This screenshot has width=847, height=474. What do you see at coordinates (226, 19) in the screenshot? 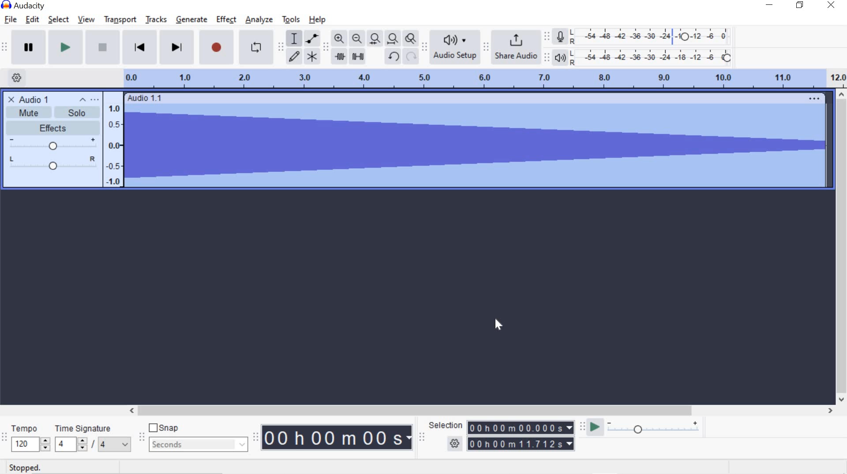
I see `effect` at bounding box center [226, 19].